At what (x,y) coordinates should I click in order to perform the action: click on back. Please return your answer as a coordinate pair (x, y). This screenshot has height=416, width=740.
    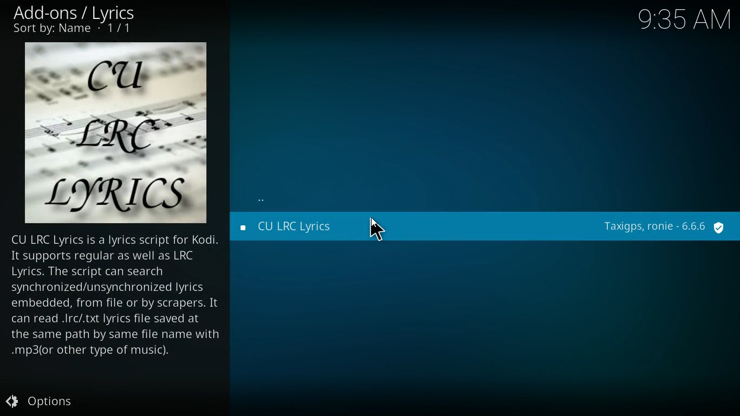
    Looking at the image, I should click on (263, 201).